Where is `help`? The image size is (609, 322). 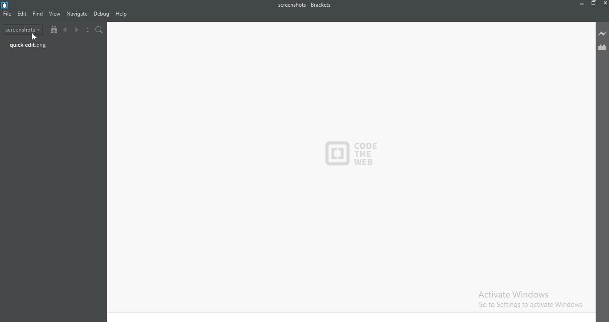
help is located at coordinates (121, 14).